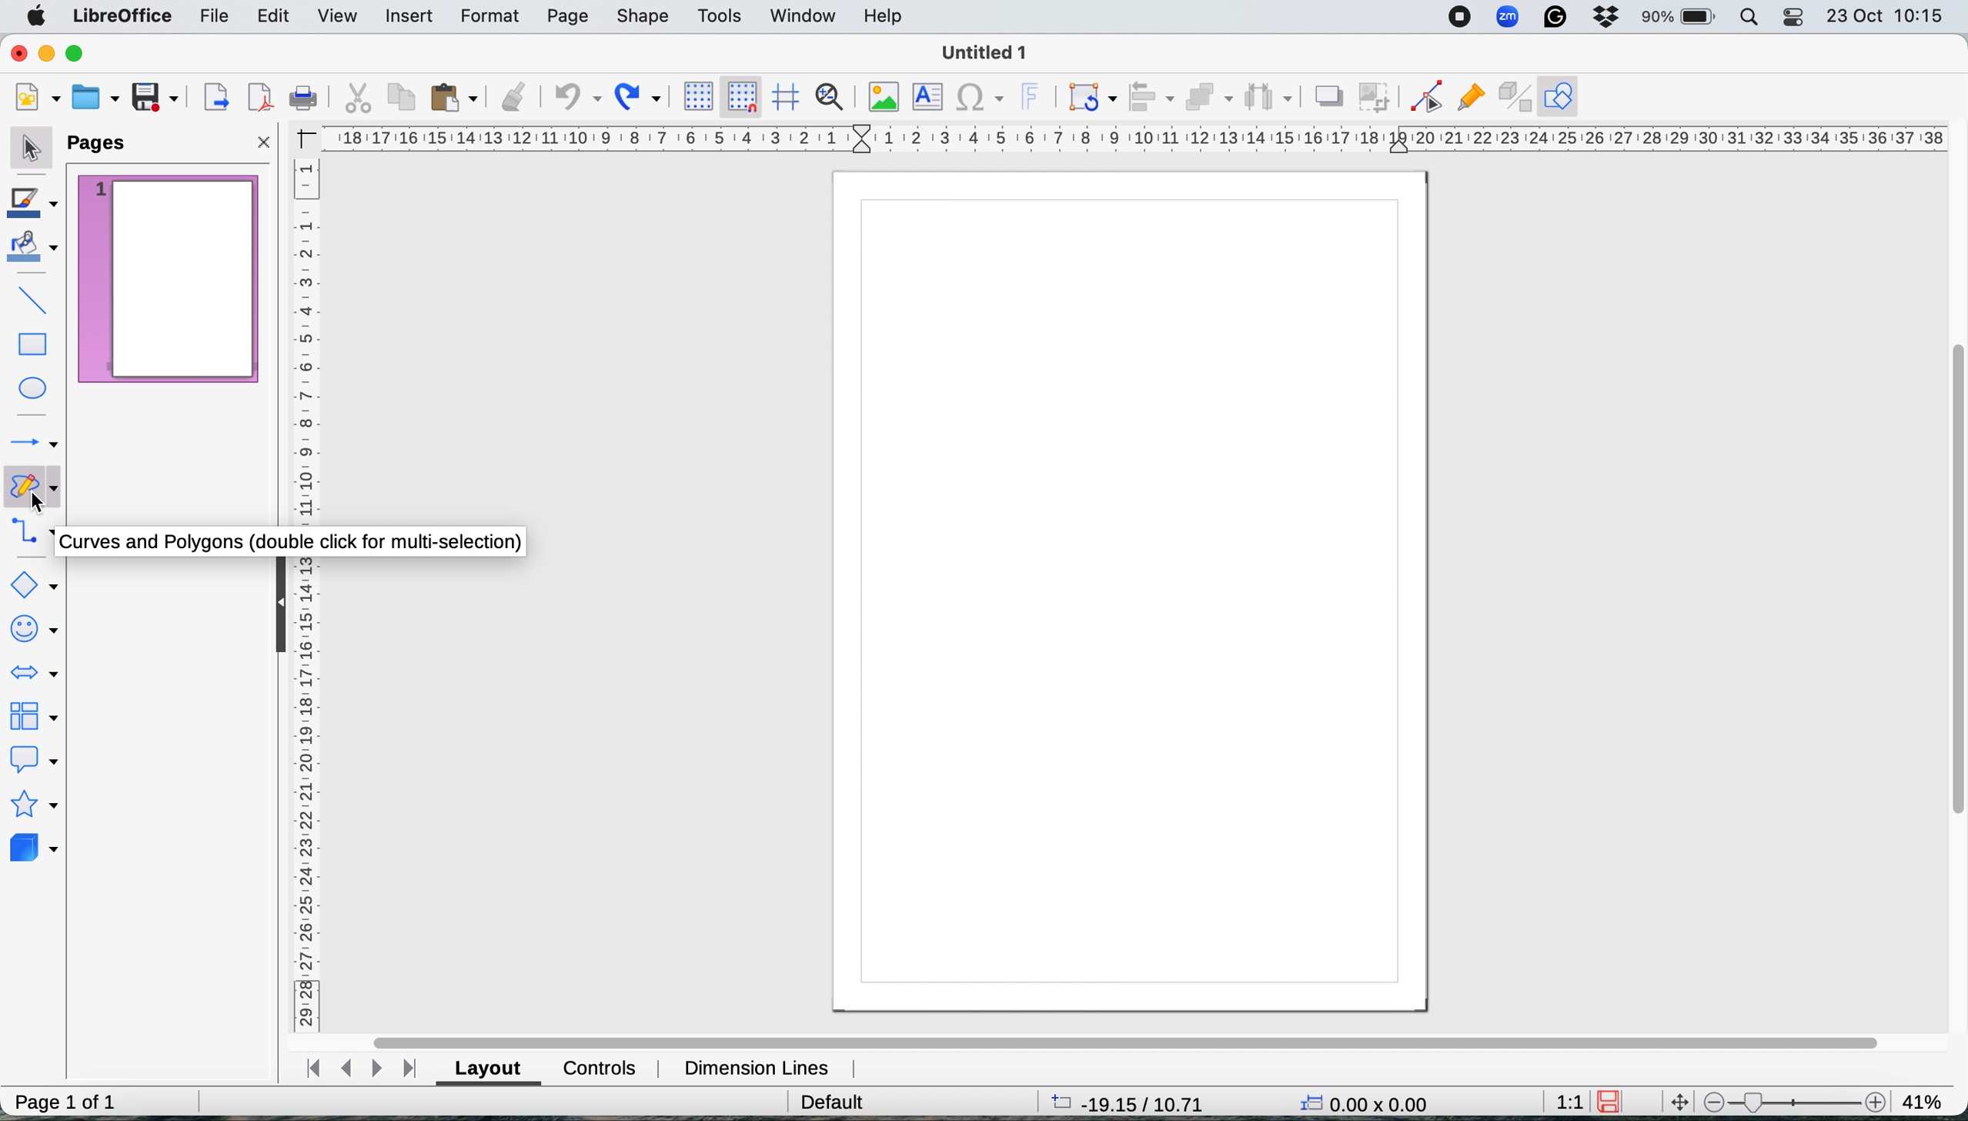 The image size is (1968, 1121). What do you see at coordinates (515, 96) in the screenshot?
I see `clone formatting` at bounding box center [515, 96].